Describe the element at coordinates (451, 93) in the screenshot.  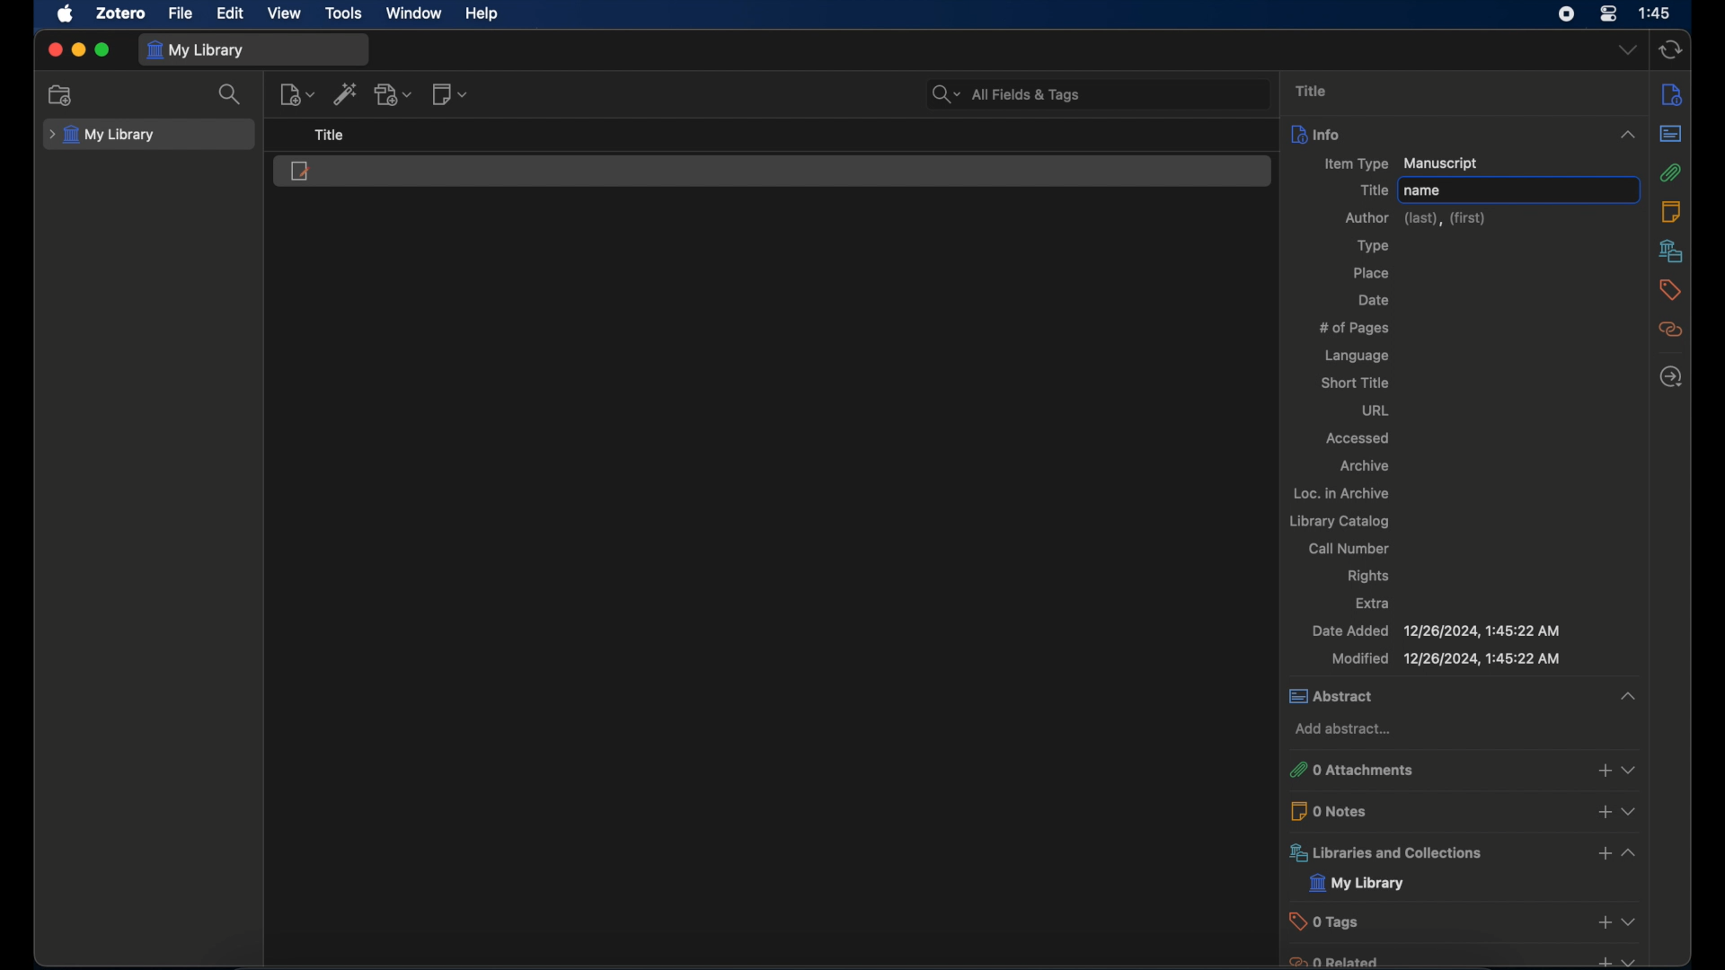
I see `new note` at that location.